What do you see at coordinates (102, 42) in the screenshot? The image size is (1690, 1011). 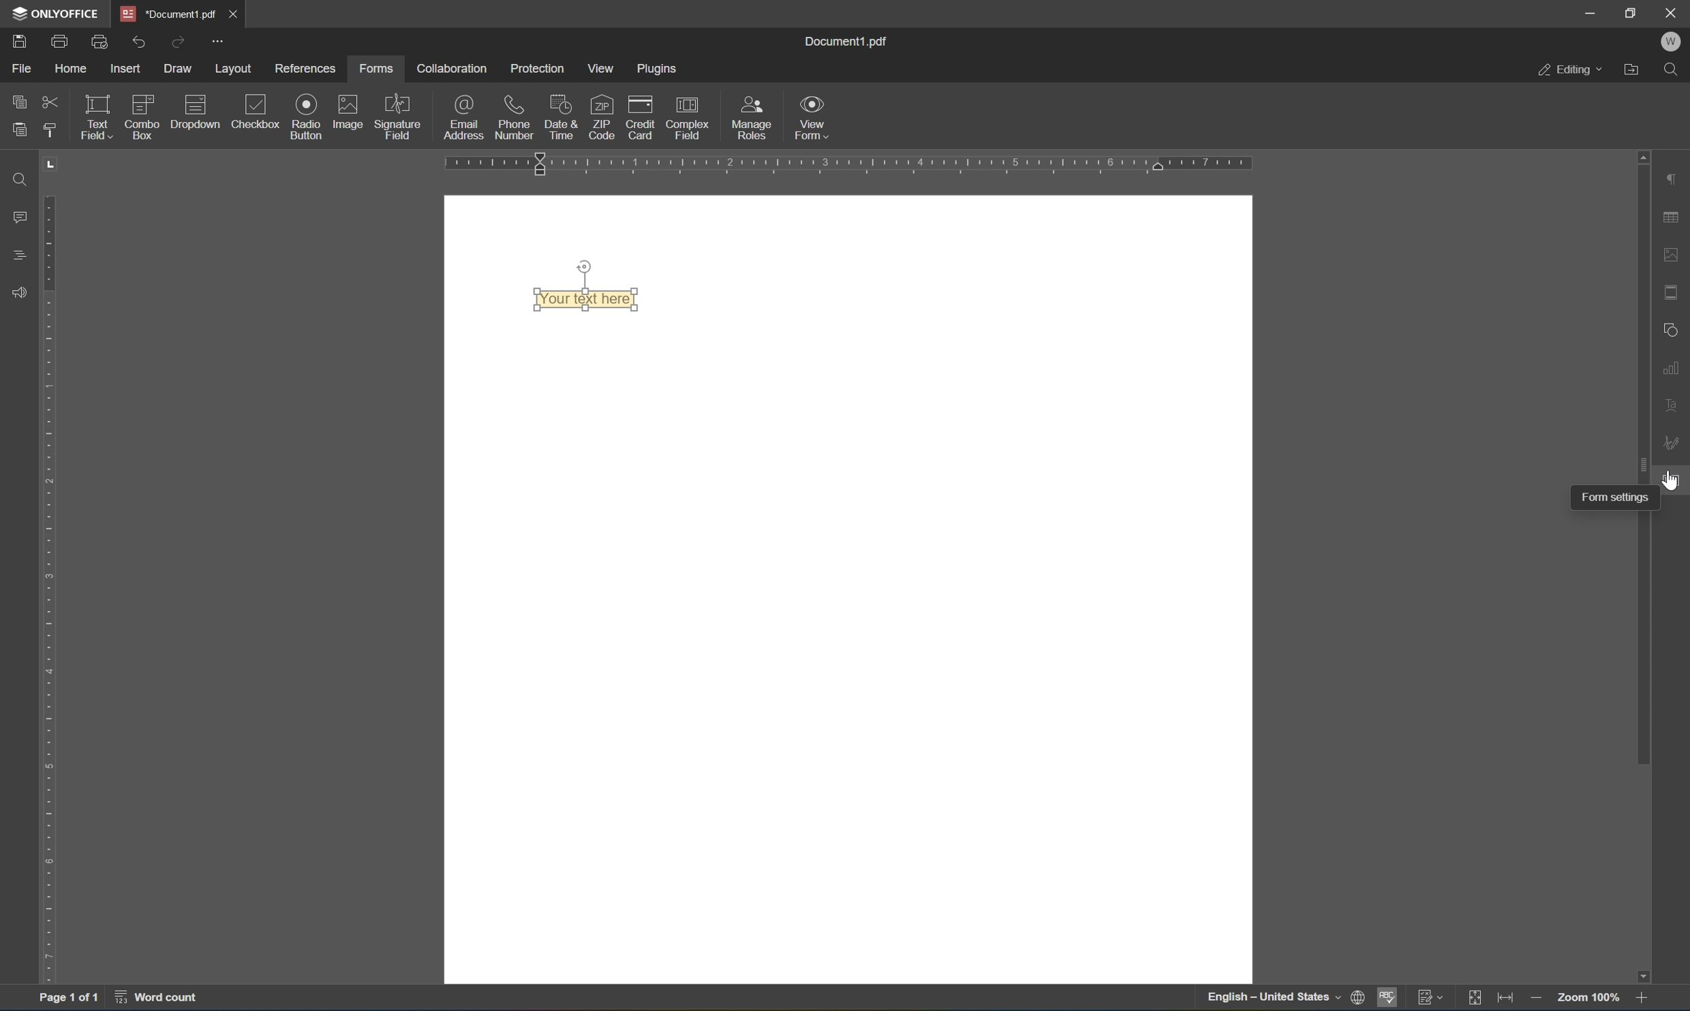 I see `quick print` at bounding box center [102, 42].